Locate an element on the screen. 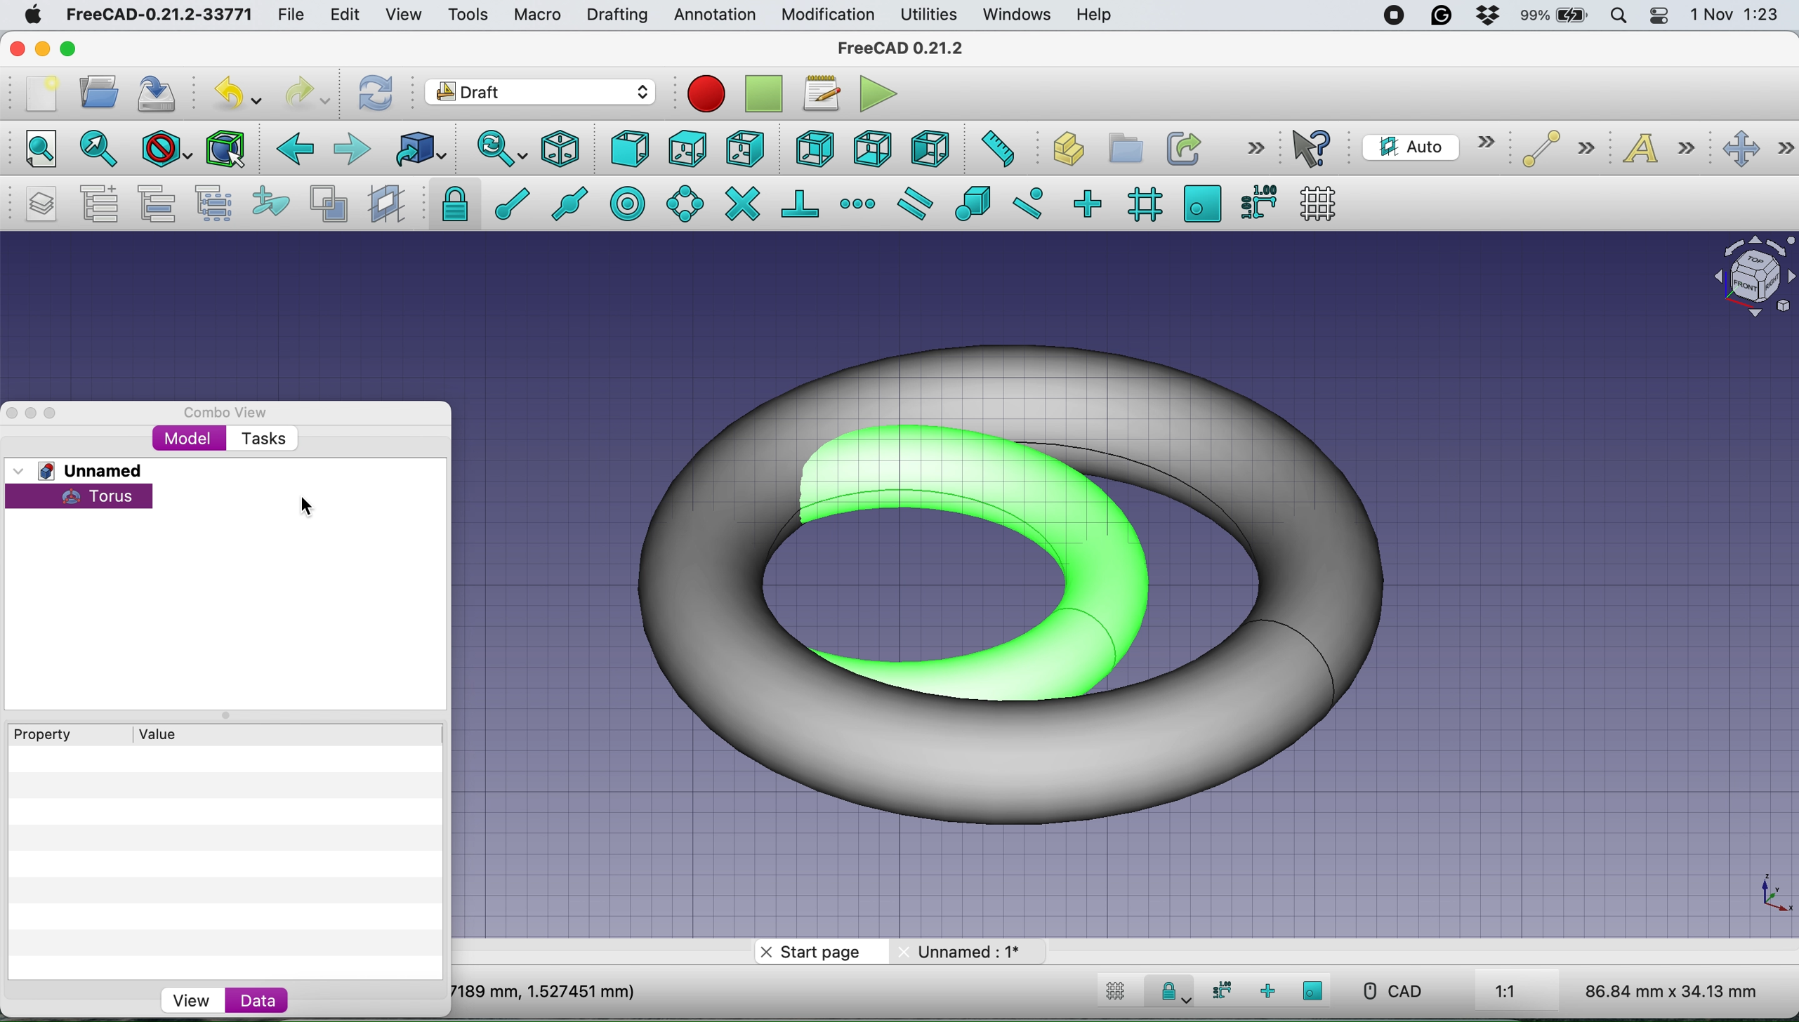 The width and height of the screenshot is (1799, 1022). spotlight search is located at coordinates (1621, 14).